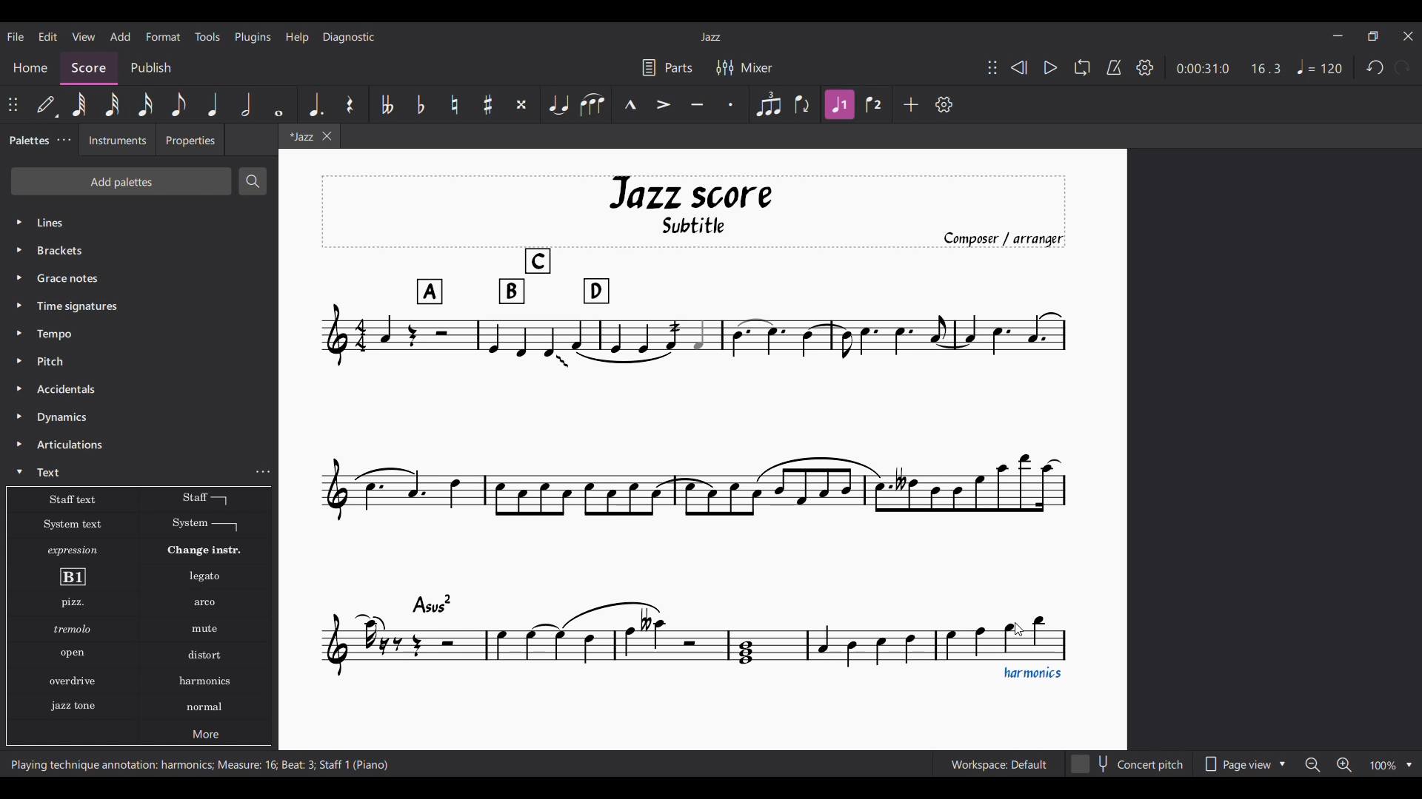  Describe the element at coordinates (1083, 67) in the screenshot. I see `Loop playback` at that location.